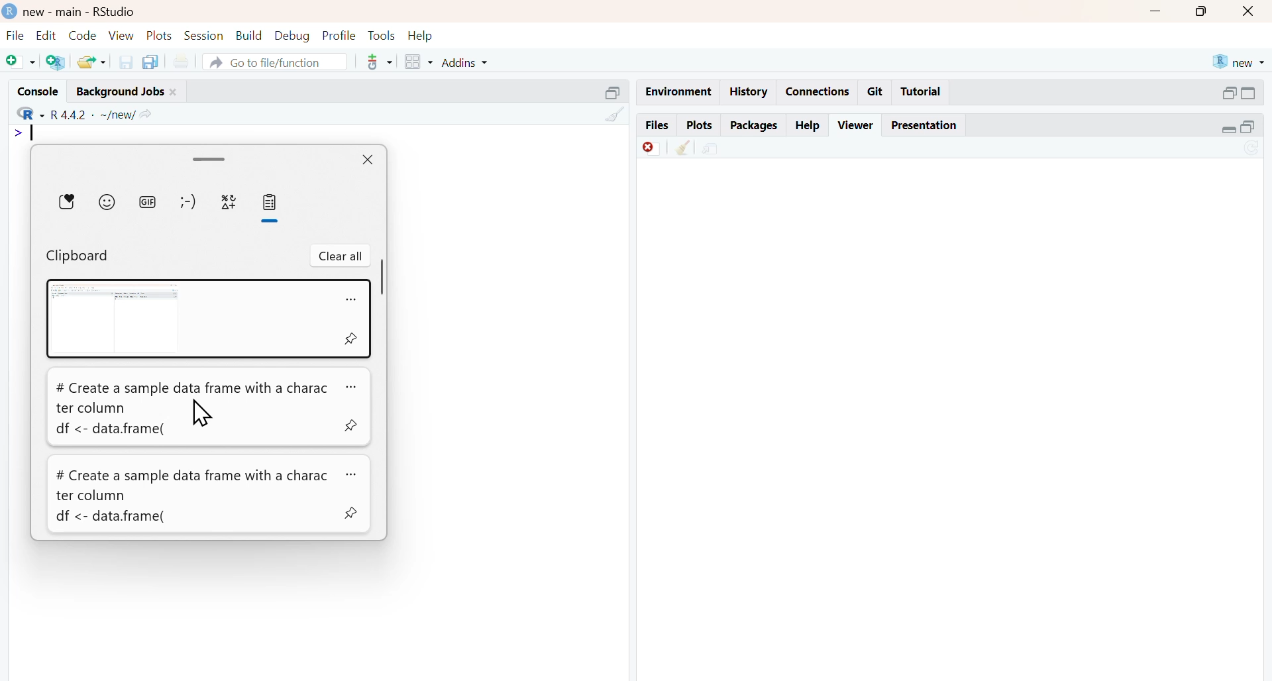  I want to click on more, so click(350, 387).